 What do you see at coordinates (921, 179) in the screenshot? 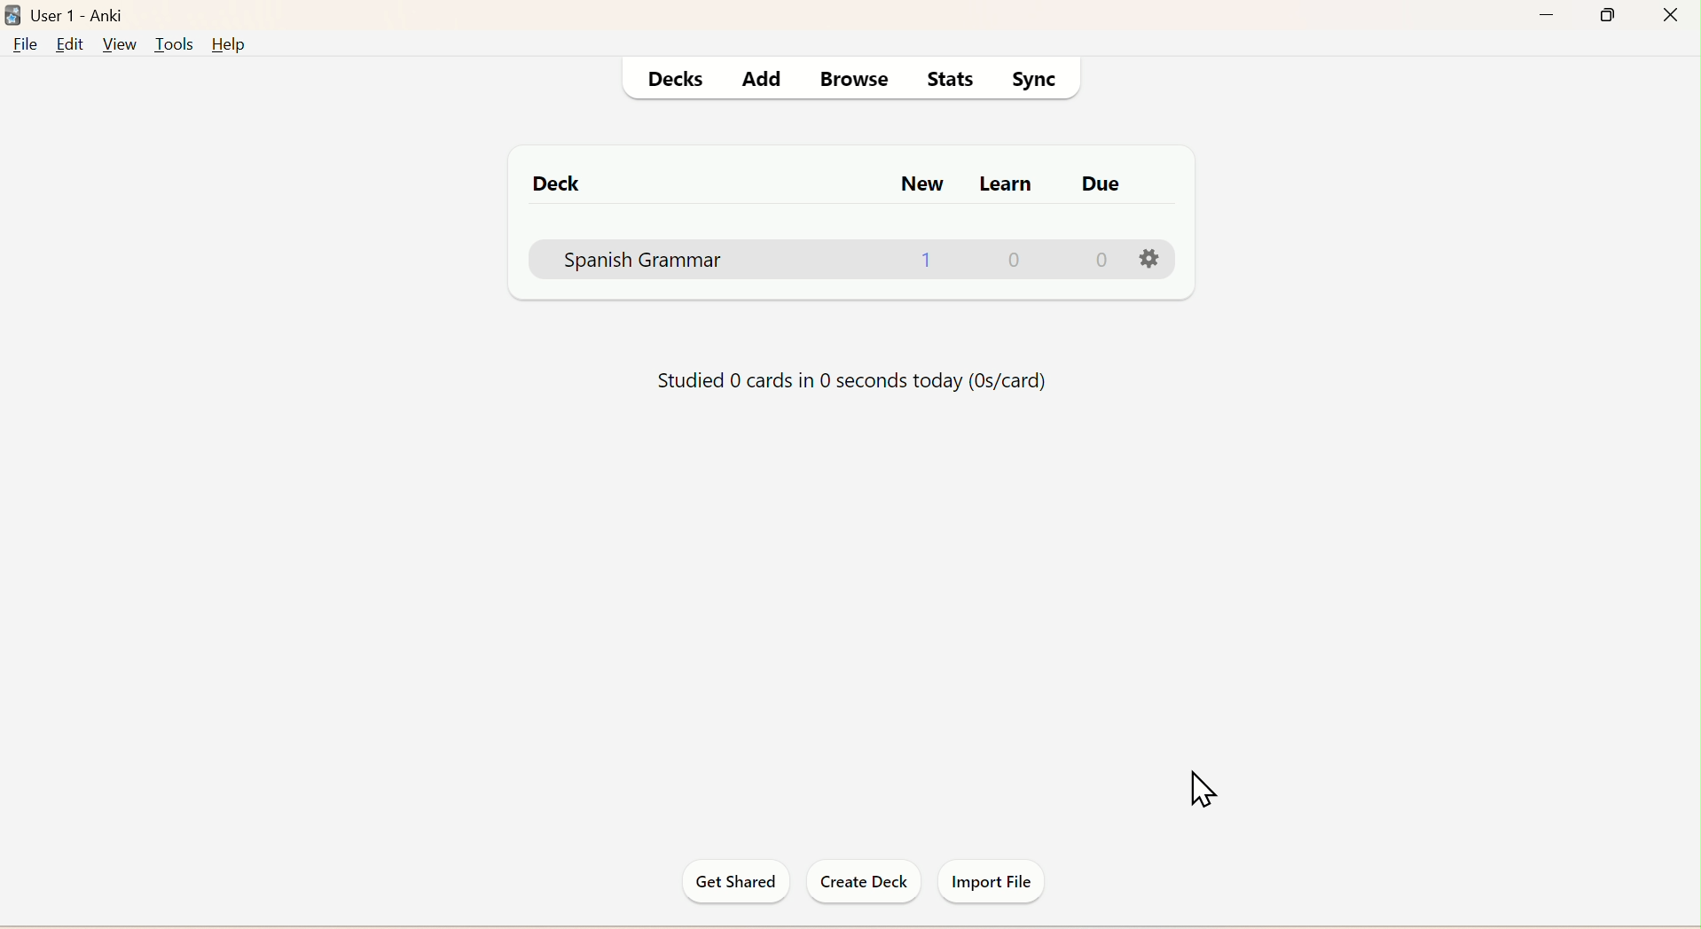
I see `New` at bounding box center [921, 179].